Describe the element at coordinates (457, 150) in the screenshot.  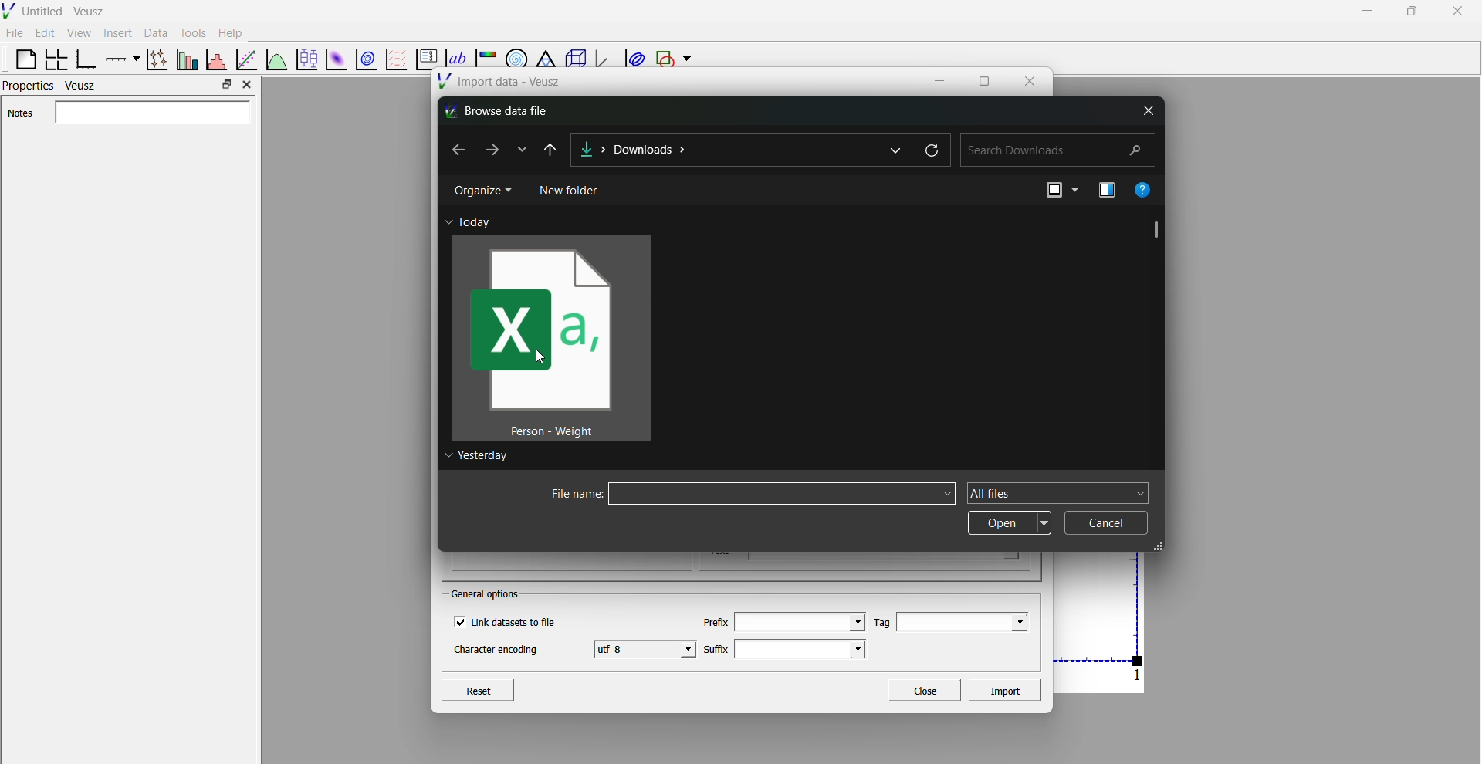
I see `back` at that location.